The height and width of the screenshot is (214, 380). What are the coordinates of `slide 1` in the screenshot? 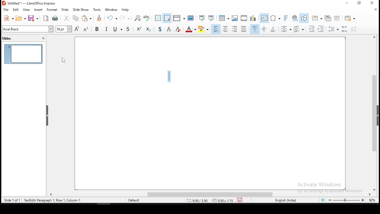 It's located at (23, 54).